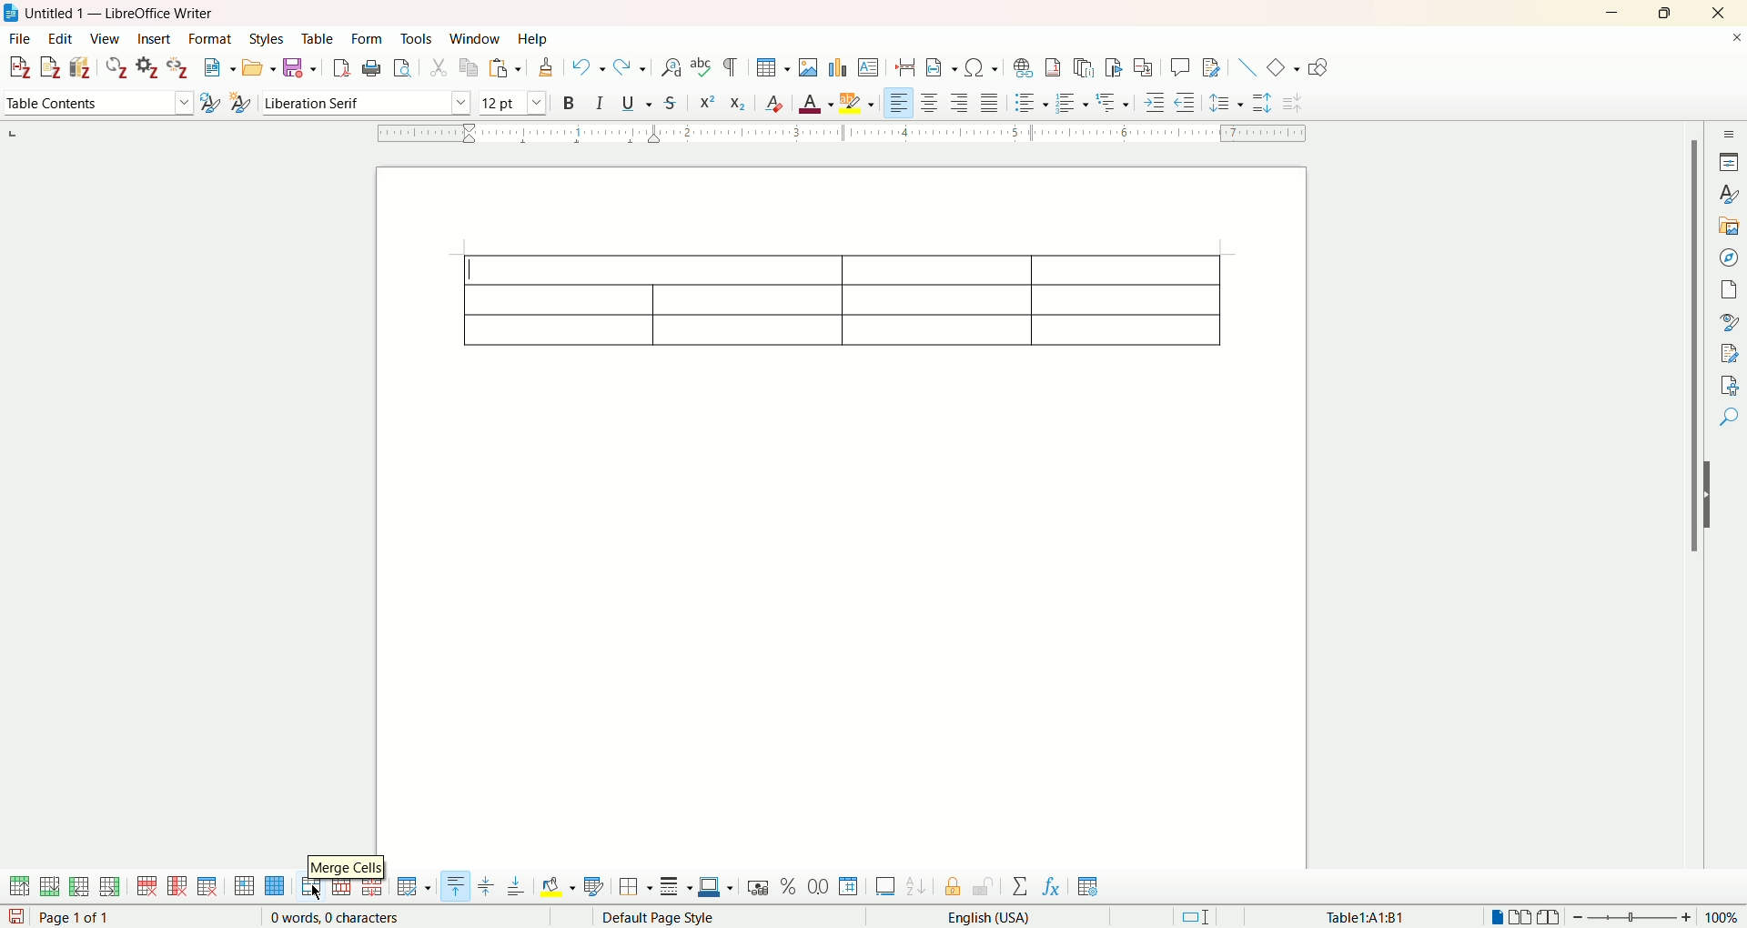  Describe the element at coordinates (870, 67) in the screenshot. I see `insert text box` at that location.